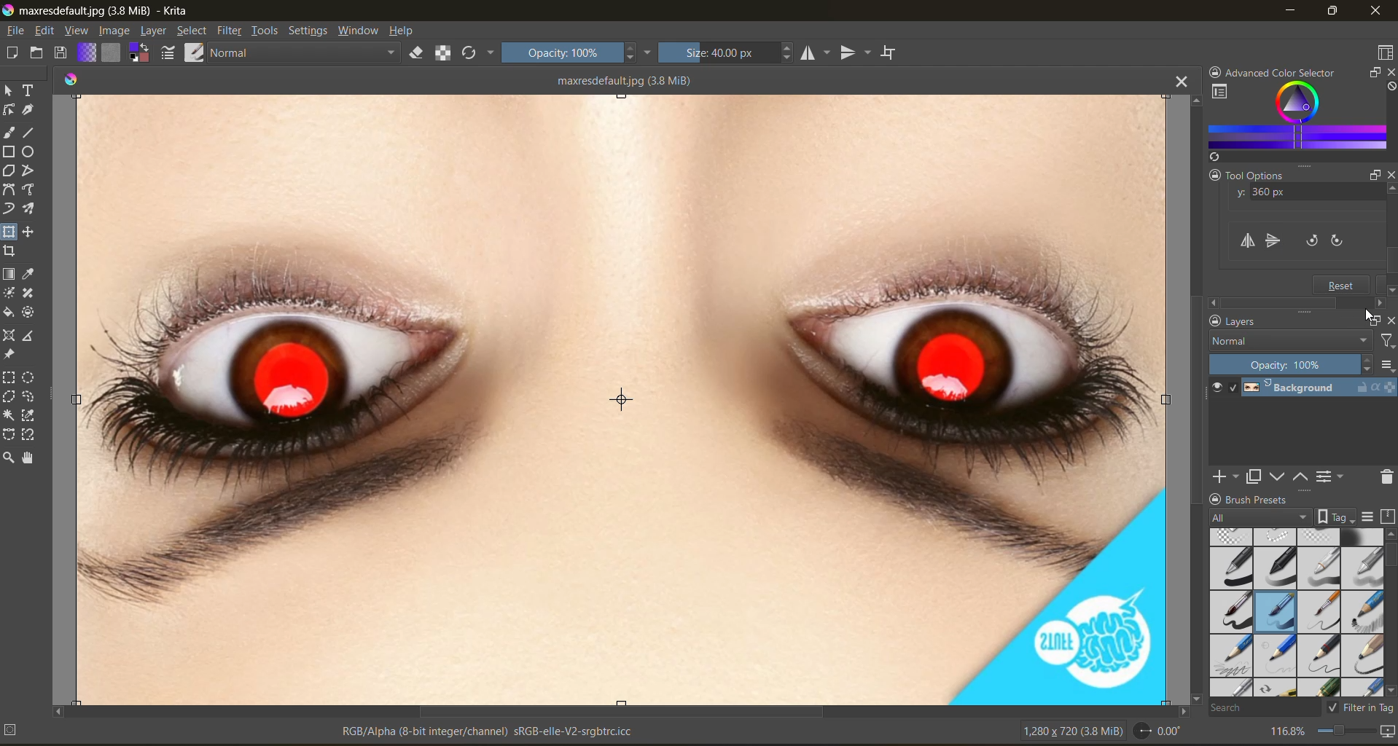 The width and height of the screenshot is (1398, 746). Describe the element at coordinates (13, 31) in the screenshot. I see `file` at that location.